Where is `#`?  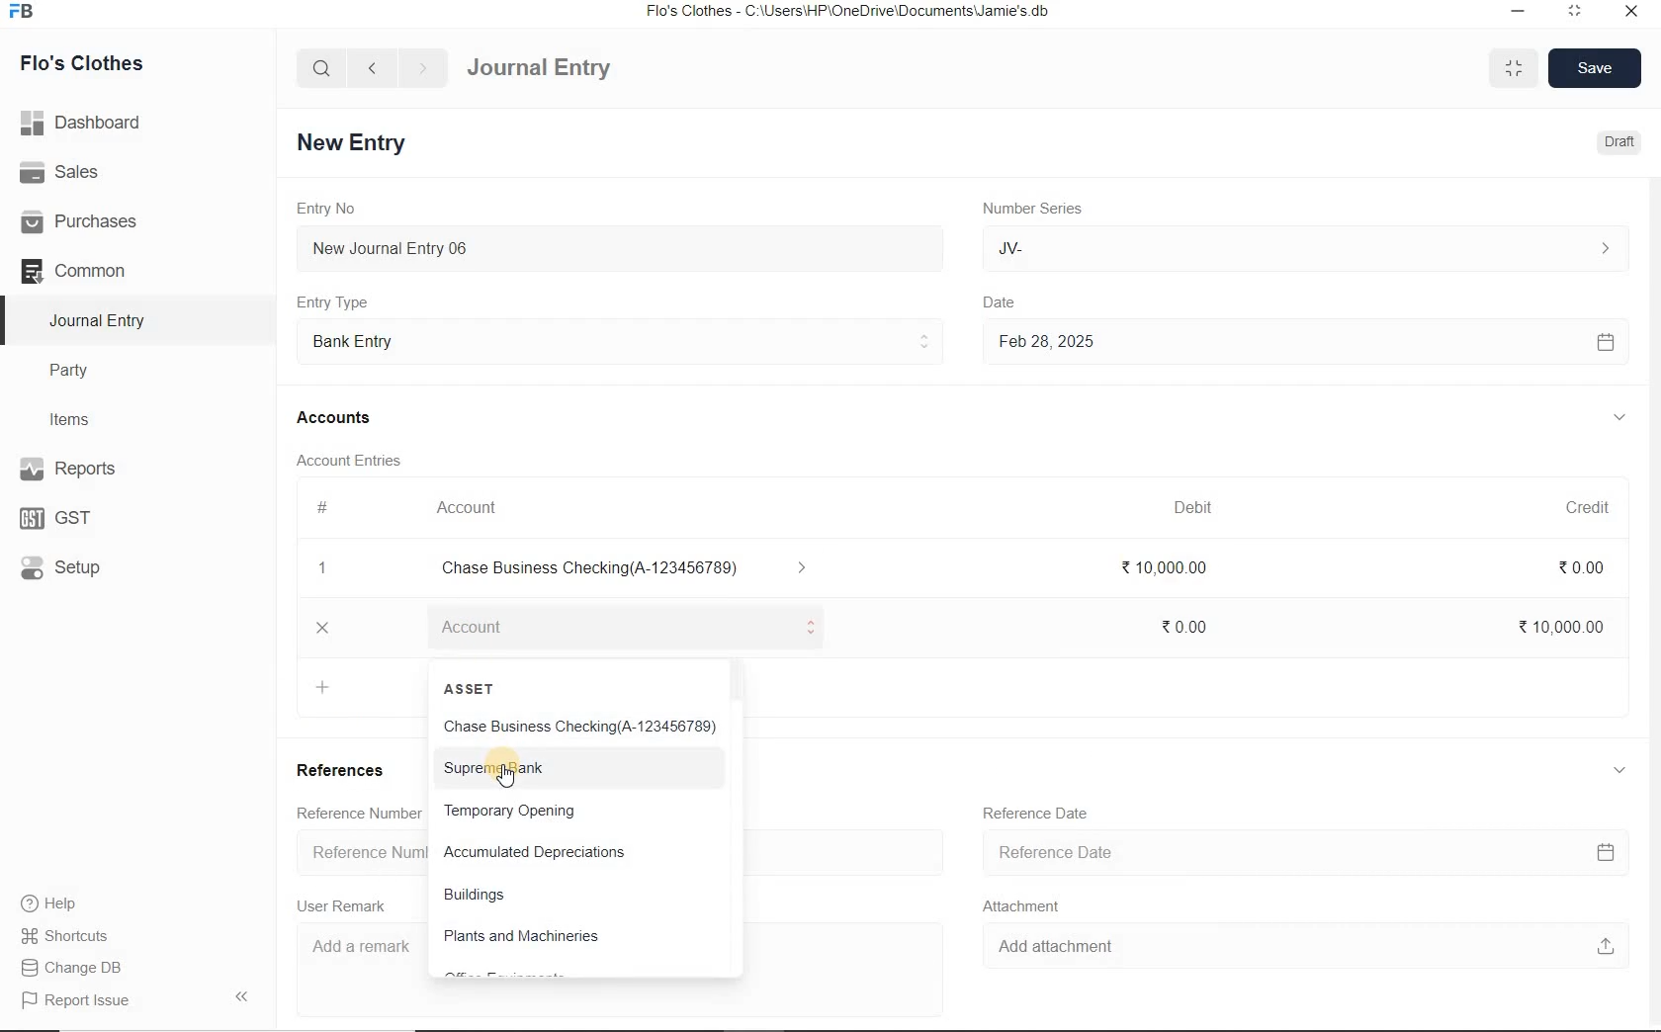 # is located at coordinates (323, 507).